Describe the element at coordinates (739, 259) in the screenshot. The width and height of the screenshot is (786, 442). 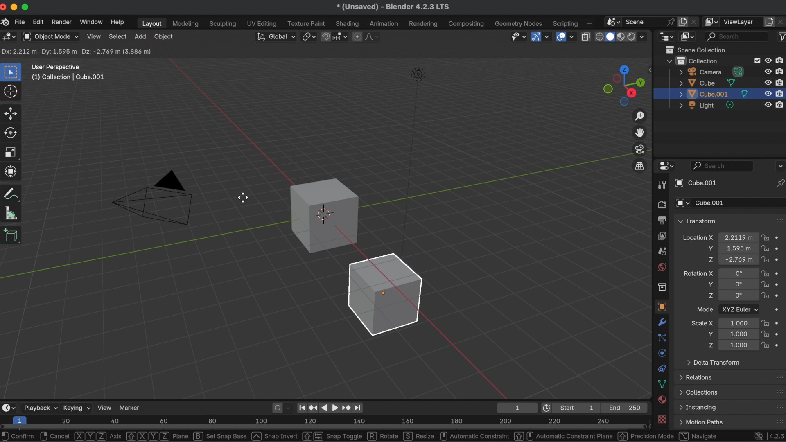
I see `location of object` at that location.